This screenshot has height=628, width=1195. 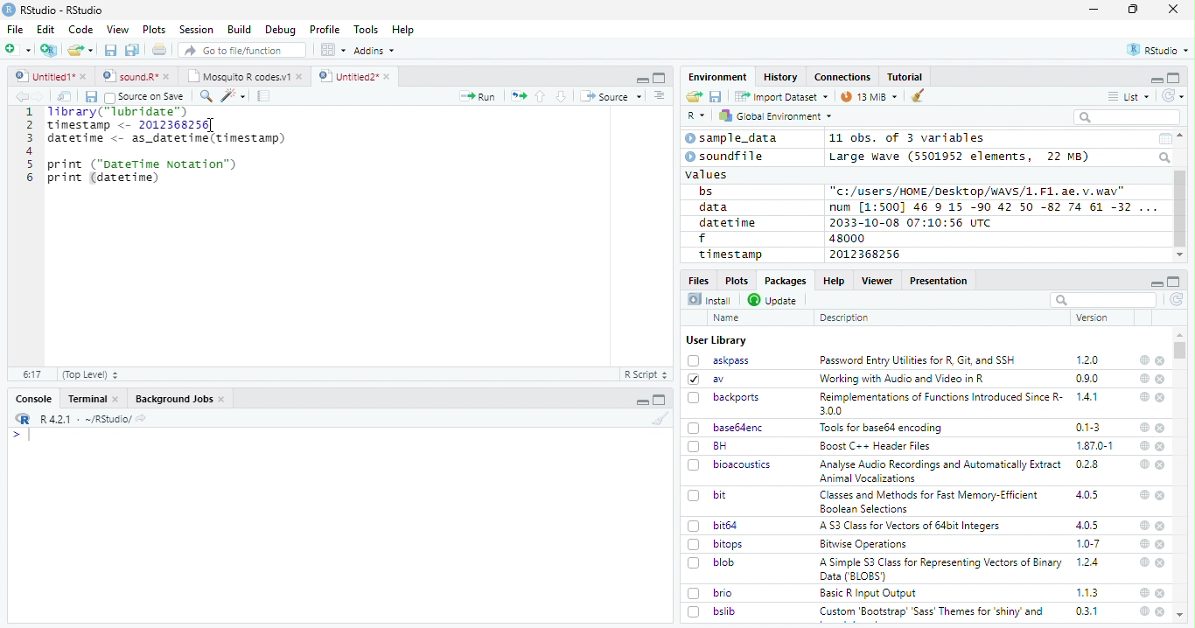 What do you see at coordinates (1087, 495) in the screenshot?
I see `4.0.5` at bounding box center [1087, 495].